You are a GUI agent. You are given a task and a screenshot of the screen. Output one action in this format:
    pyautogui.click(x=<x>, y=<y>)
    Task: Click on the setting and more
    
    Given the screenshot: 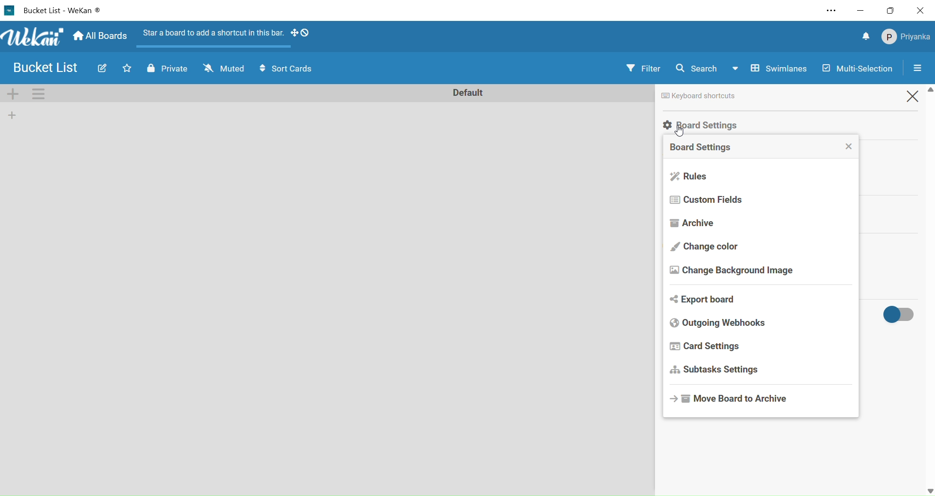 What is the action you would take?
    pyautogui.click(x=831, y=12)
    